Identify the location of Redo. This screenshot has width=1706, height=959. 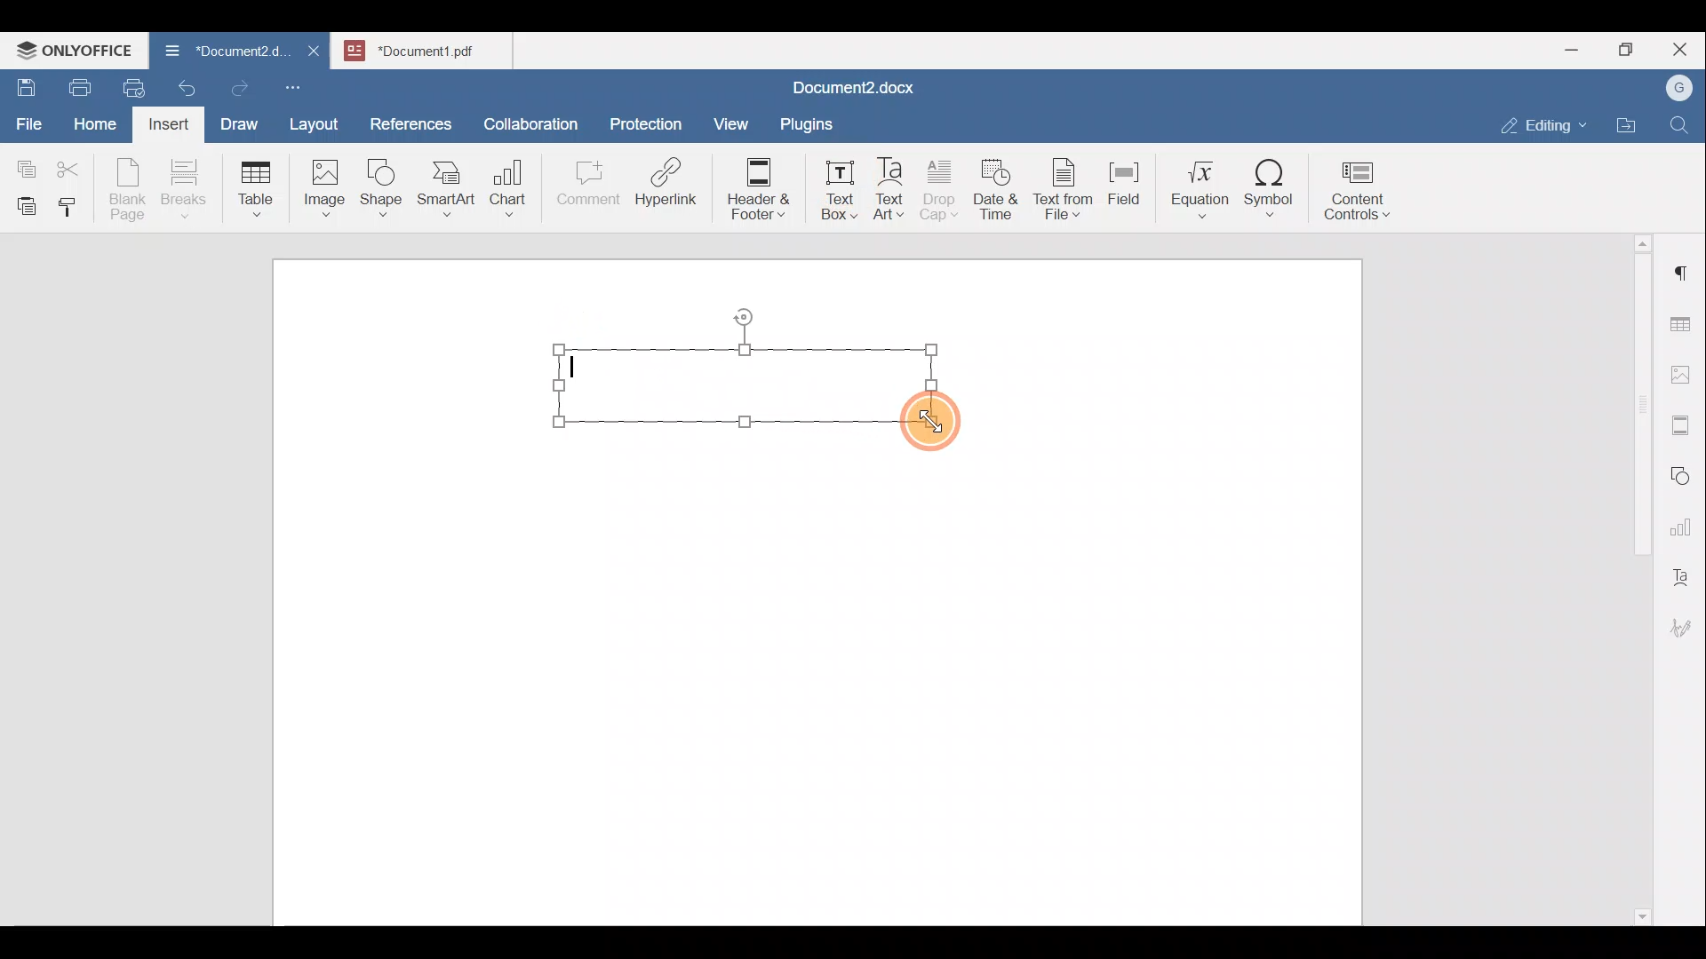
(239, 89).